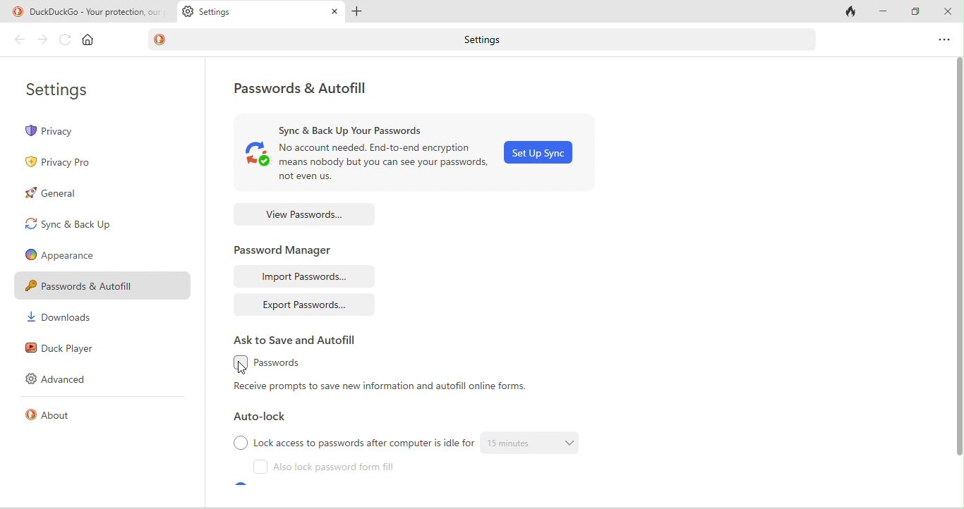 Image resolution: width=964 pixels, height=509 pixels. I want to click on settings, so click(482, 42).